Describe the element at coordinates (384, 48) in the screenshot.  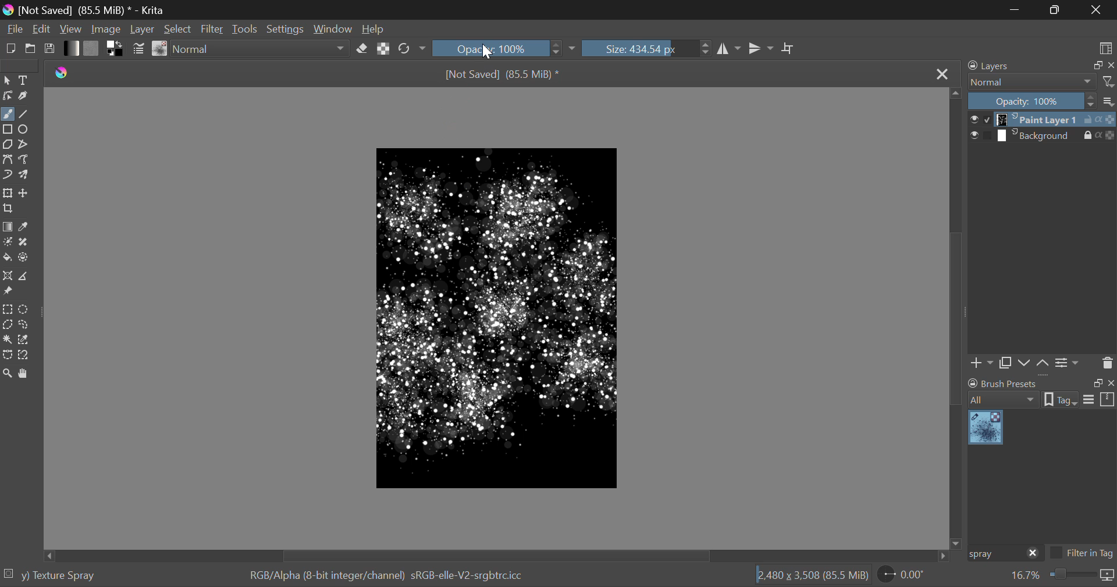
I see `Lock Alpha` at that location.